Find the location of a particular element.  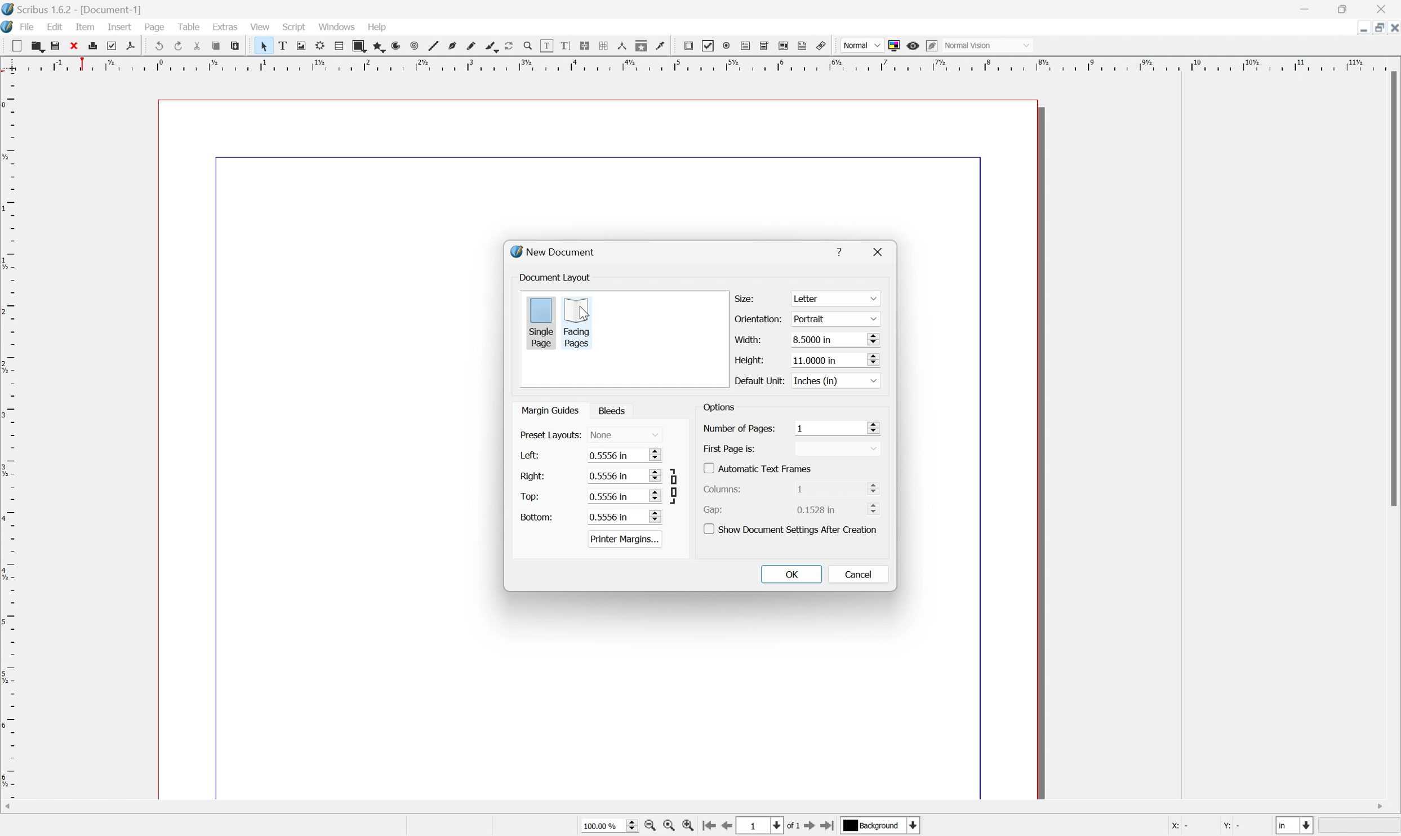

Rotate item is located at coordinates (508, 46).